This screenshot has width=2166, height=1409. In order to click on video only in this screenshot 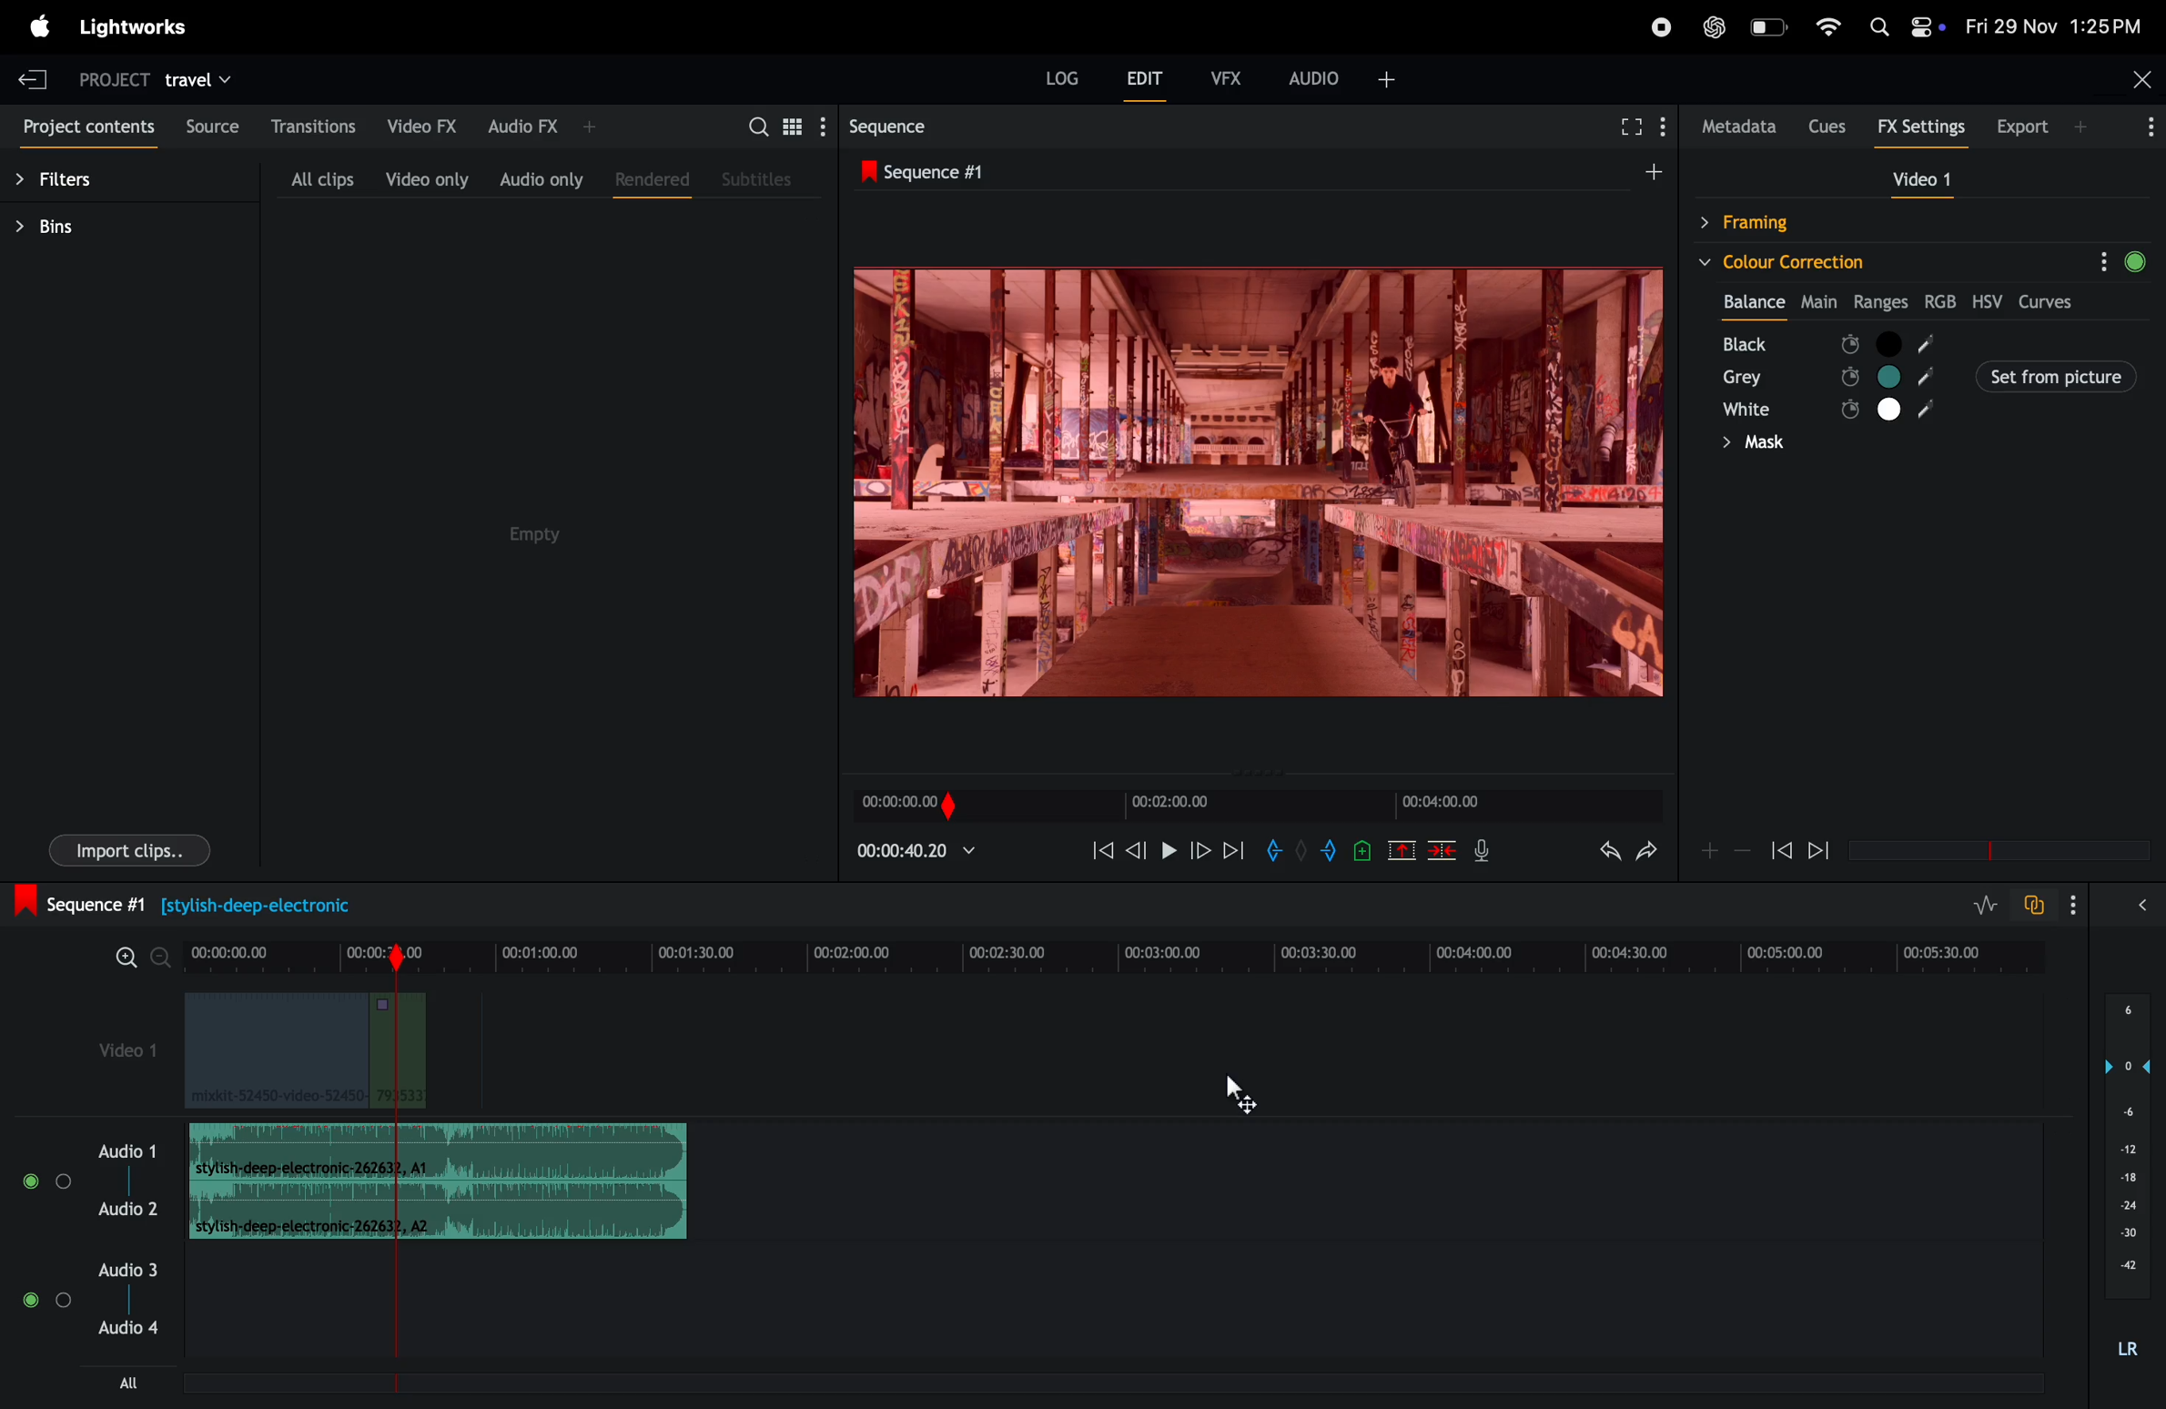, I will do `click(427, 179)`.